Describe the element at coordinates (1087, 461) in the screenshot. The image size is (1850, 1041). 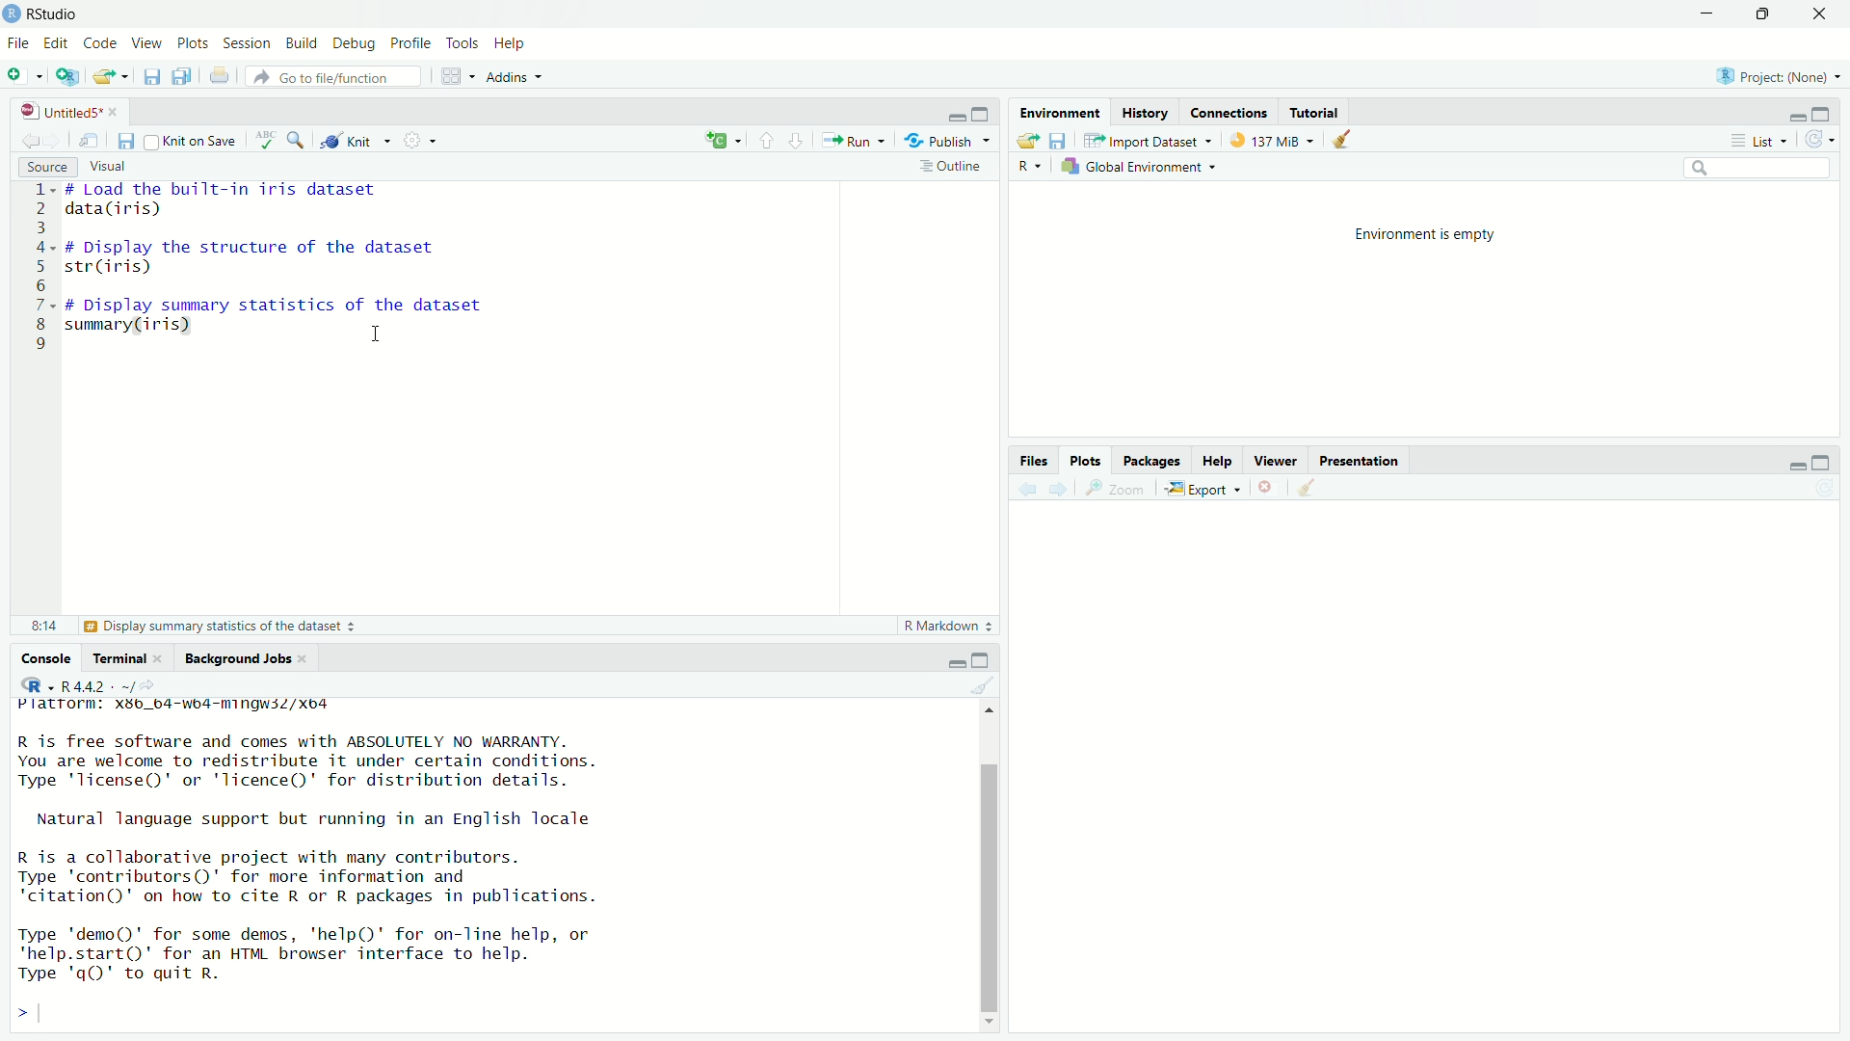
I see `Plots` at that location.